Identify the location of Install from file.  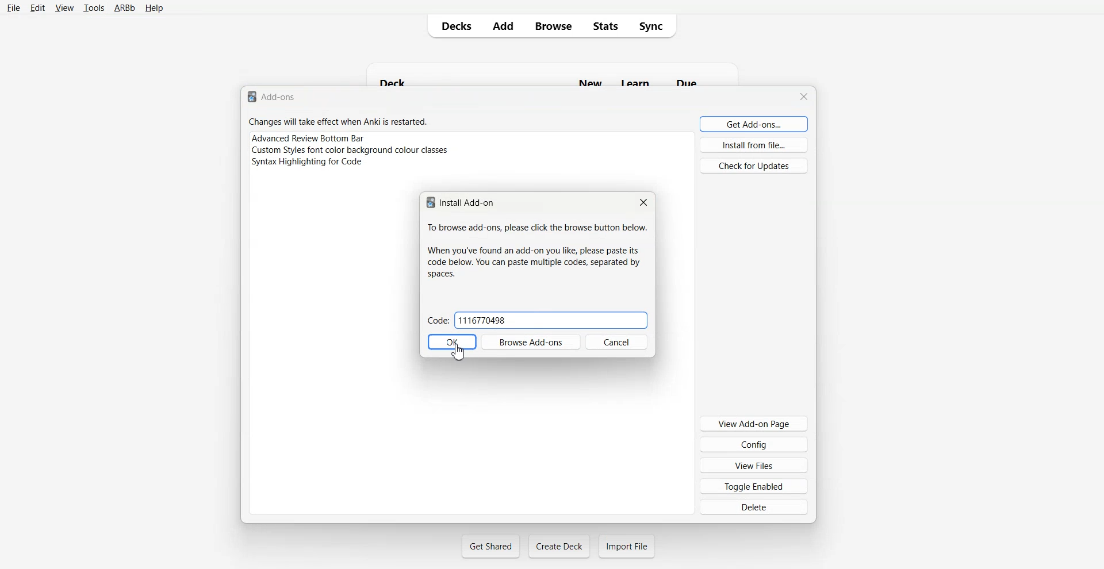
(754, 145).